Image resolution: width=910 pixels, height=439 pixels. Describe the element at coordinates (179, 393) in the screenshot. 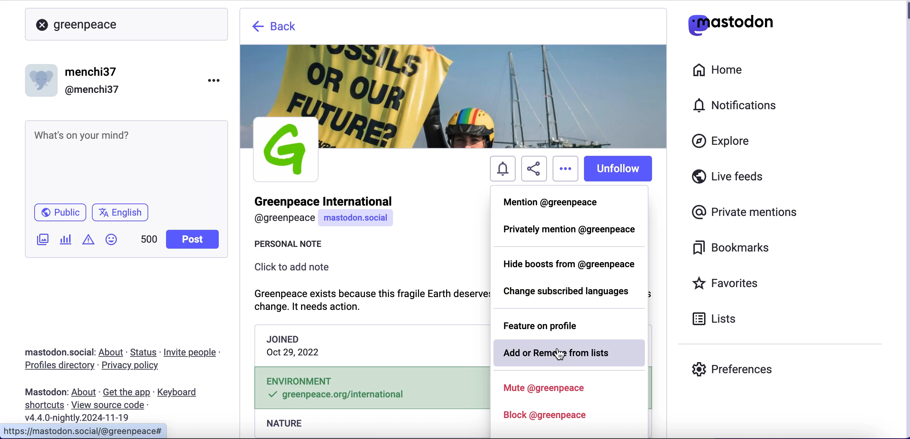

I see `keyboard` at that location.